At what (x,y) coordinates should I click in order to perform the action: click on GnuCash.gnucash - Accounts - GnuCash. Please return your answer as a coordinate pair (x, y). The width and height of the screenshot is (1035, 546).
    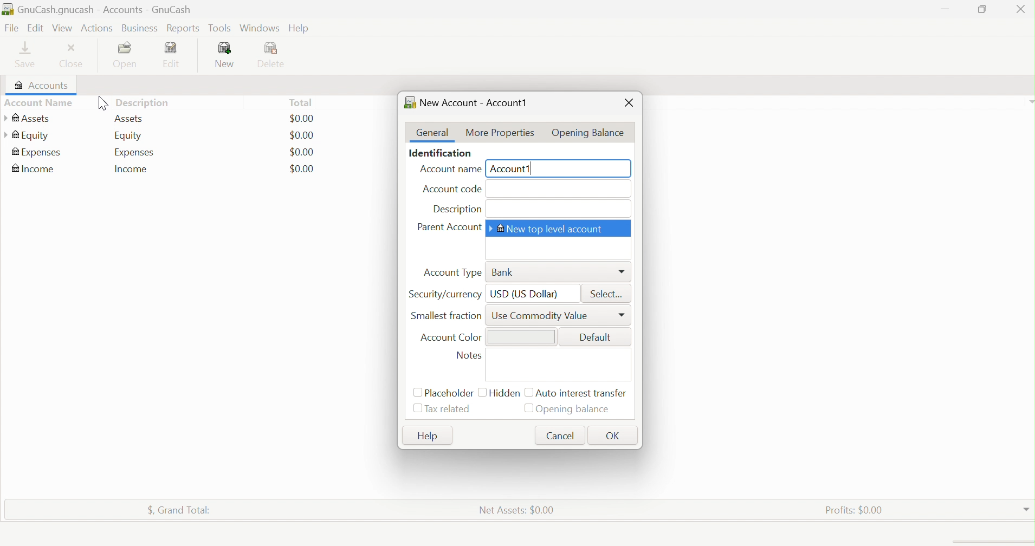
    Looking at the image, I should click on (104, 10).